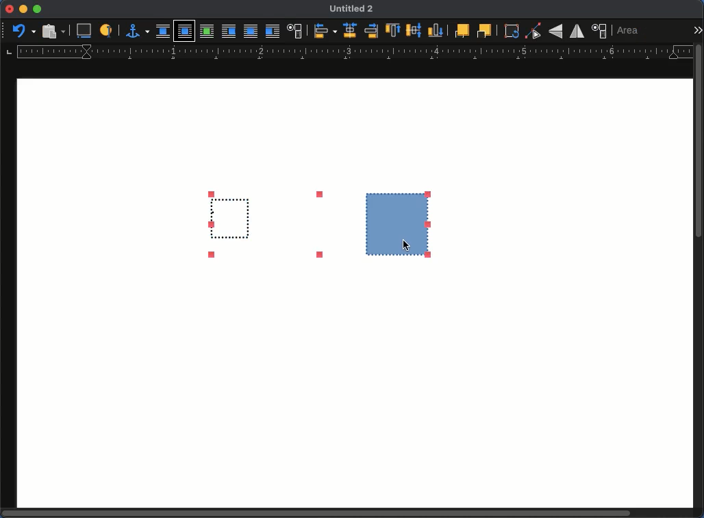 Image resolution: width=704 pixels, height=518 pixels. What do you see at coordinates (163, 31) in the screenshot?
I see `none` at bounding box center [163, 31].